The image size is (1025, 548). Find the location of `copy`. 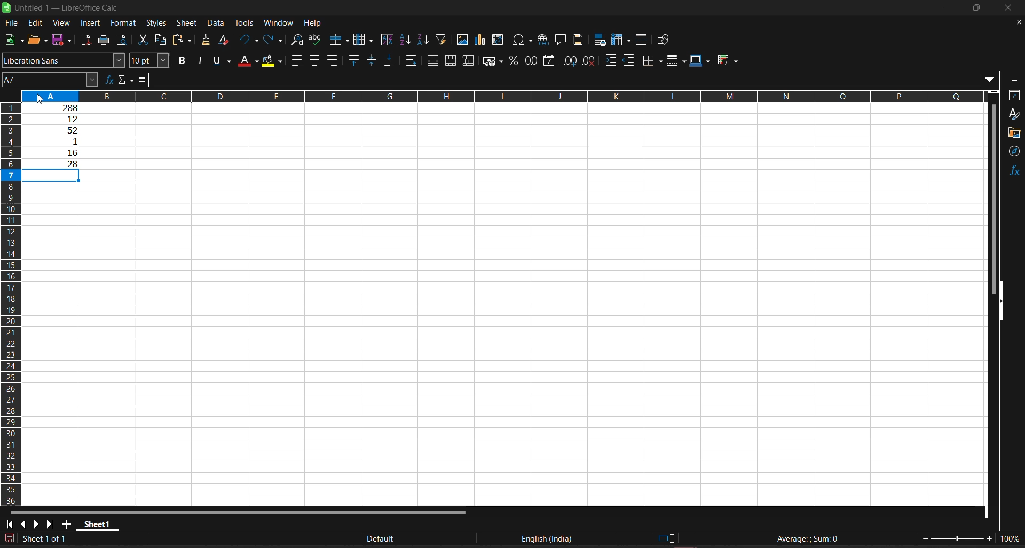

copy is located at coordinates (161, 40).